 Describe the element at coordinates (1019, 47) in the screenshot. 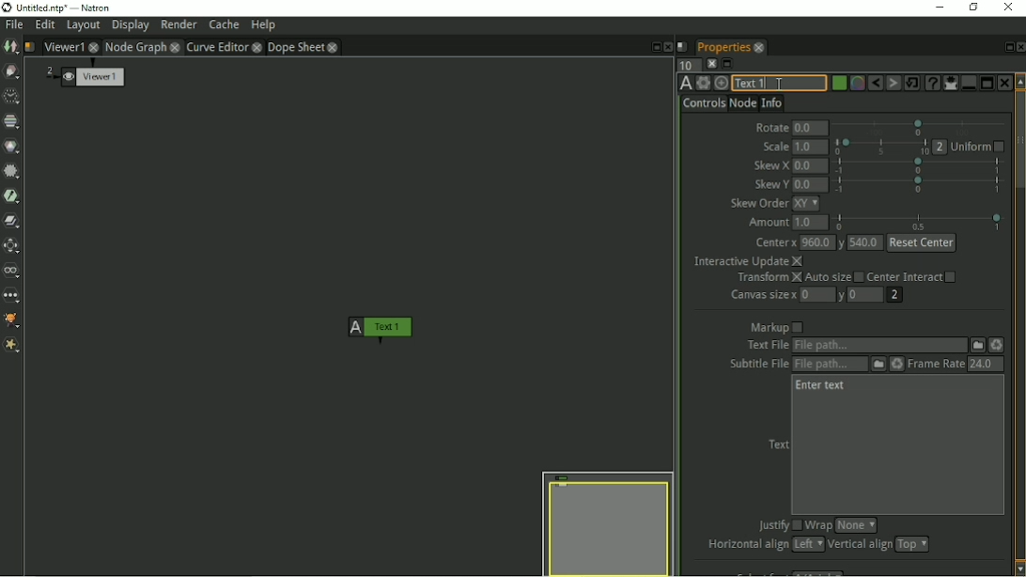

I see `Close` at that location.